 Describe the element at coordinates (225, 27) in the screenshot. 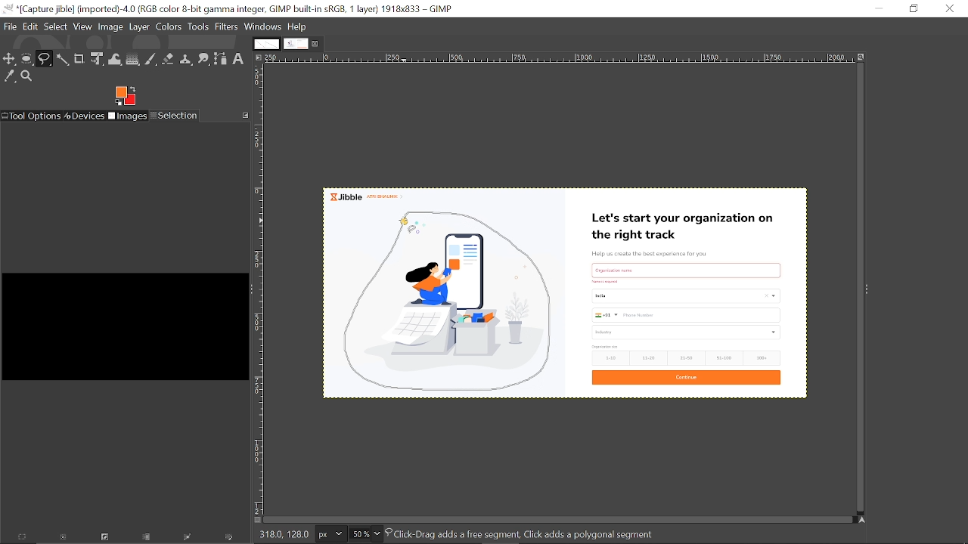

I see `Filters` at that location.